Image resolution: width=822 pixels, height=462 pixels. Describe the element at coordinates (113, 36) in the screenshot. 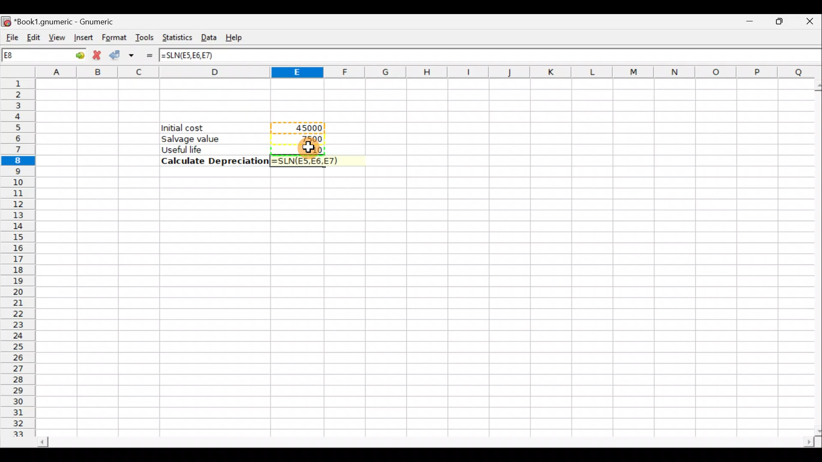

I see `Format` at that location.